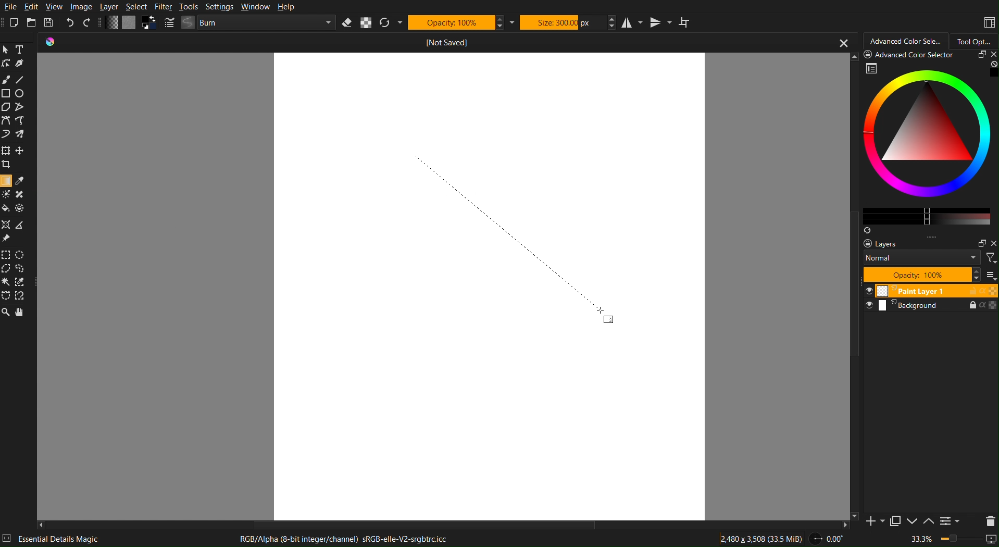 This screenshot has width=999, height=547. Describe the element at coordinates (903, 41) in the screenshot. I see `Advanced Color Selector` at that location.